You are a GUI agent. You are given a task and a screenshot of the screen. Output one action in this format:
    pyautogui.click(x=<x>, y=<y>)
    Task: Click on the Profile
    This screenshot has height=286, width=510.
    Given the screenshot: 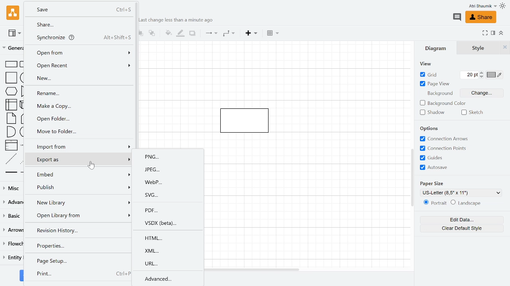 What is the action you would take?
    pyautogui.click(x=476, y=6)
    